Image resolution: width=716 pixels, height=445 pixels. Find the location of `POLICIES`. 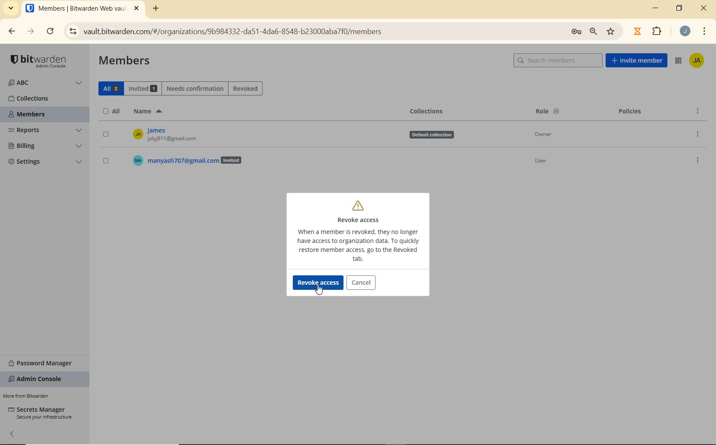

POLICIES is located at coordinates (631, 113).